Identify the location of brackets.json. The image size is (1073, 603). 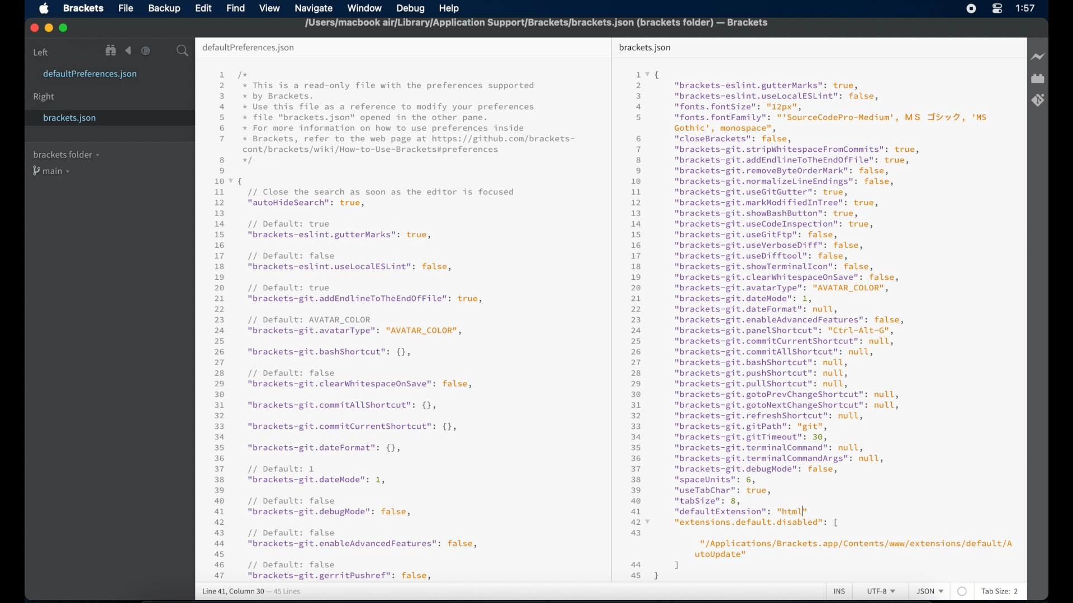
(84, 118).